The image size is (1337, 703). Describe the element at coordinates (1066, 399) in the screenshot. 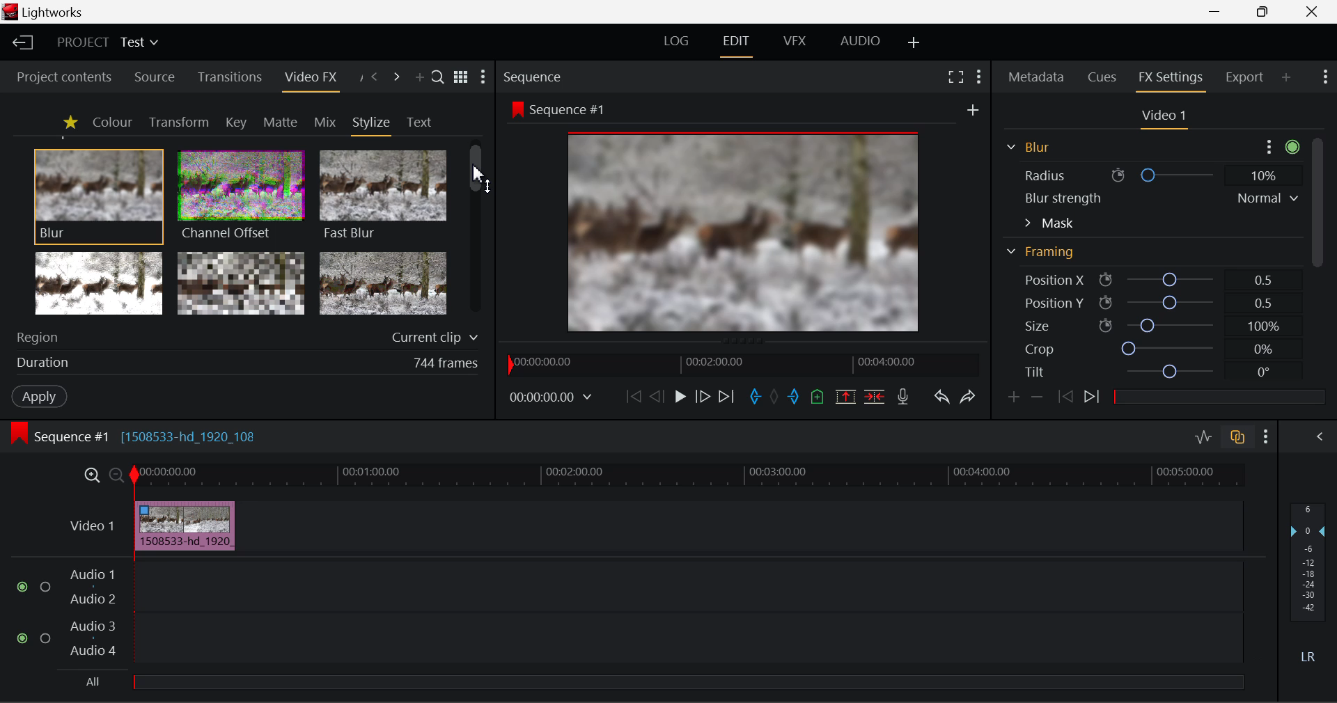

I see `Last keyframe` at that location.